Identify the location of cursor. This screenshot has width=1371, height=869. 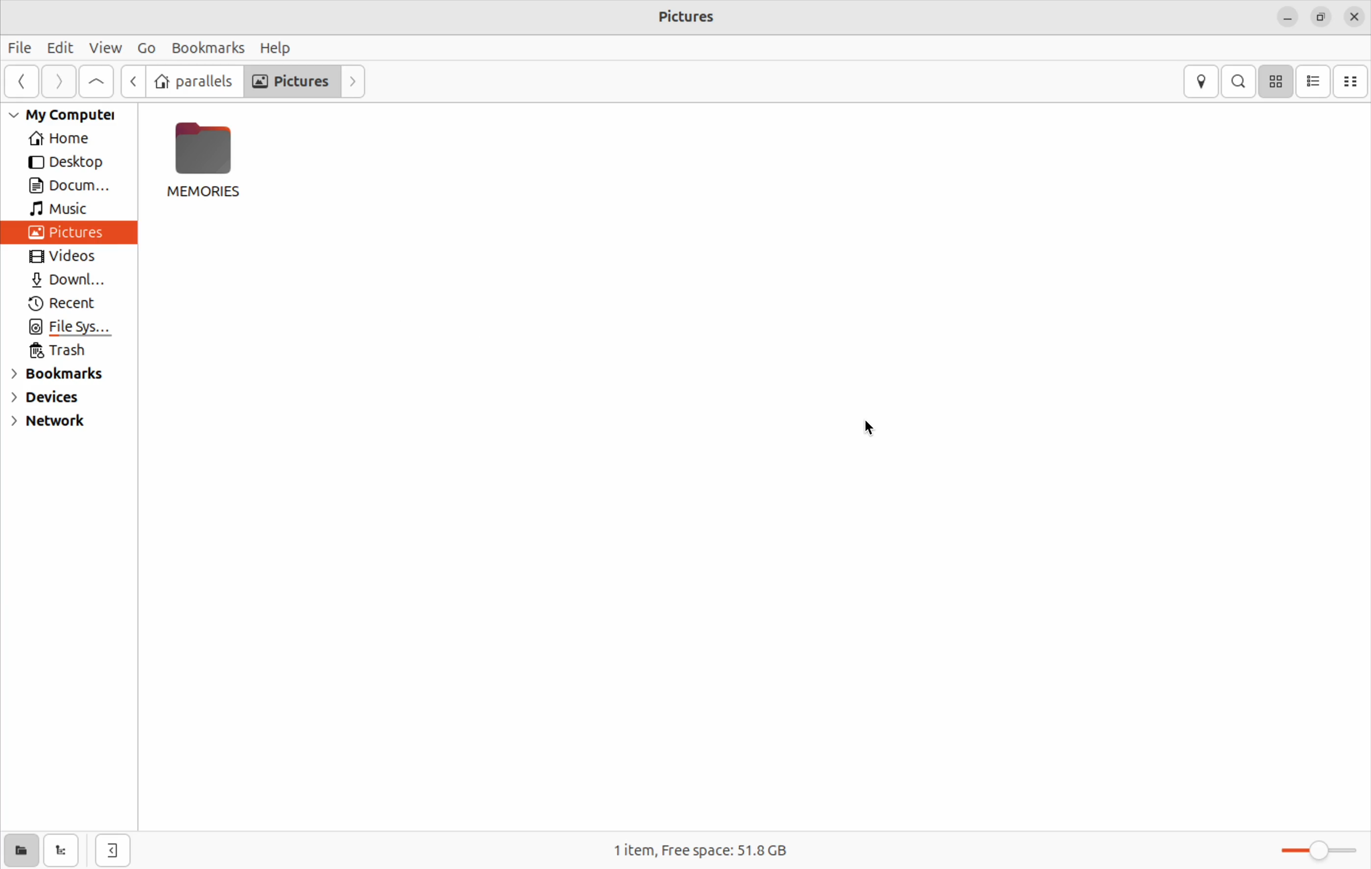
(873, 429).